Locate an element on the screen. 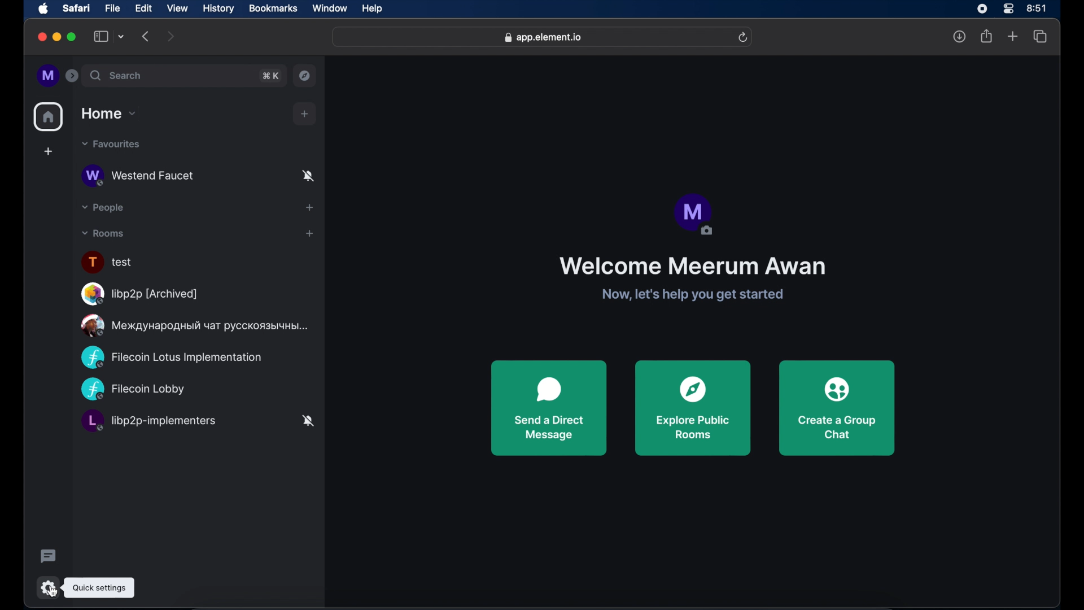 This screenshot has width=1084, height=610. web address - app.element.io is located at coordinates (543, 37).